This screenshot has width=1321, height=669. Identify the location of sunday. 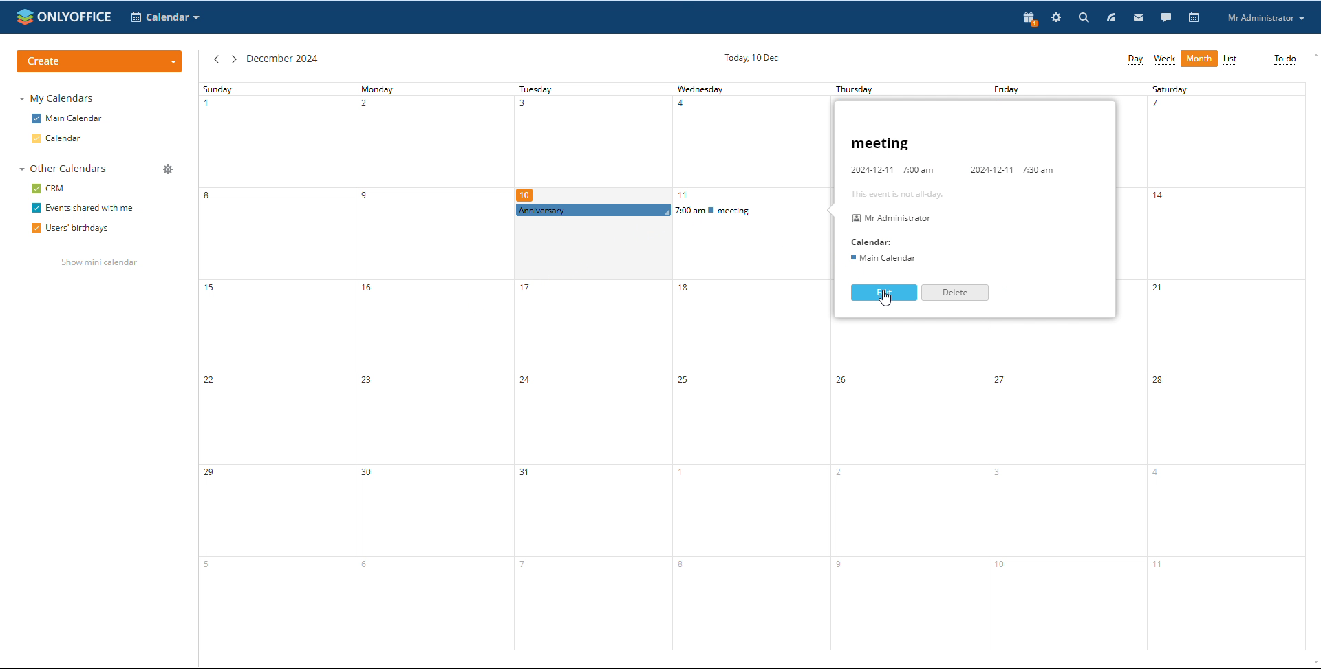
(276, 365).